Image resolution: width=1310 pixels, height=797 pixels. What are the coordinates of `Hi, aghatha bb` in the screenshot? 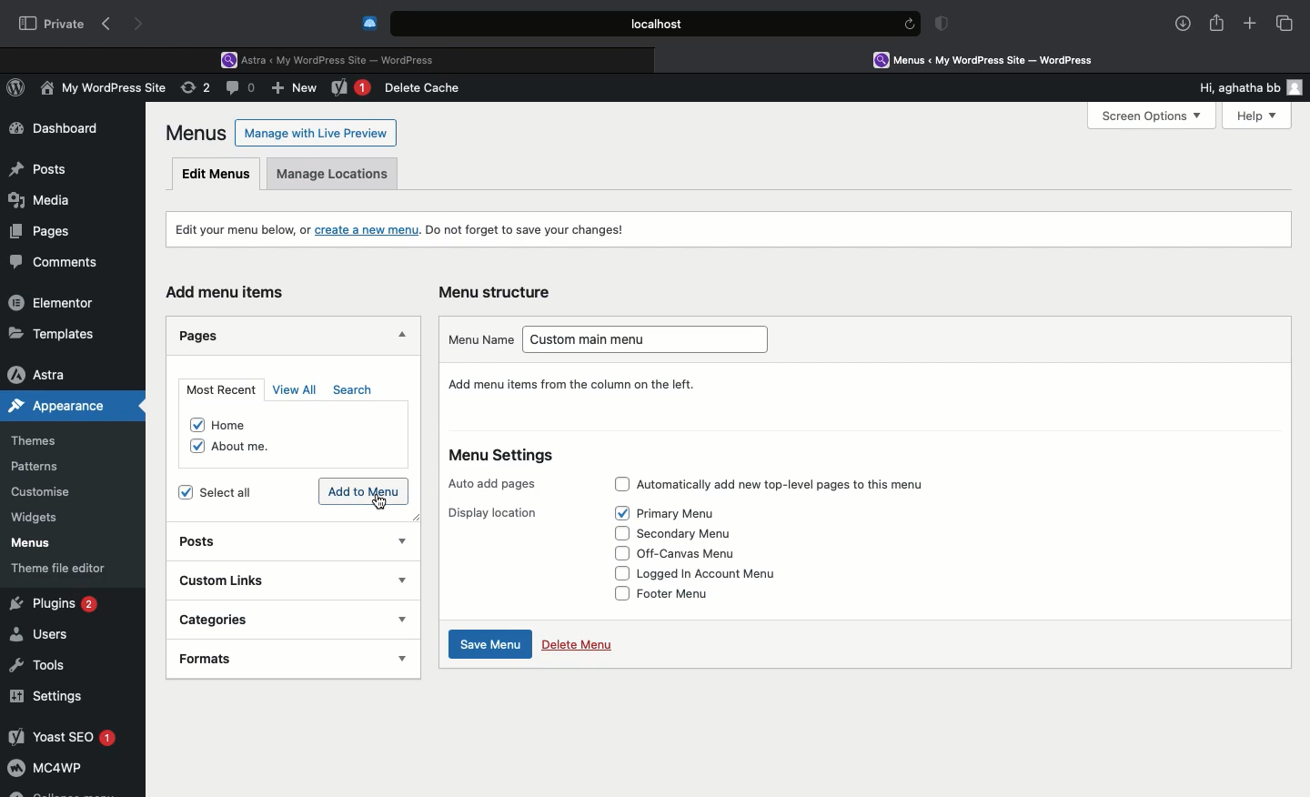 It's located at (1230, 85).